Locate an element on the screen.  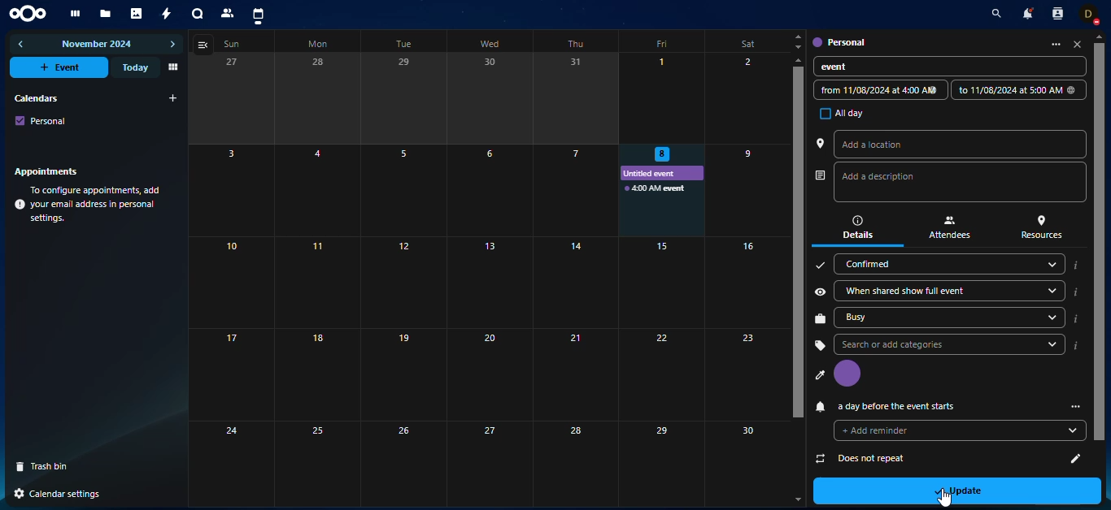
26 is located at coordinates (402, 464).